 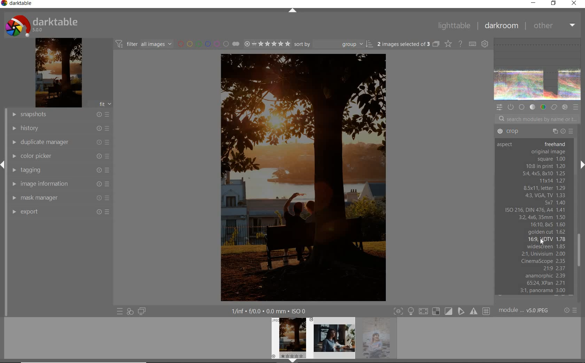 I want to click on ASPECT, so click(x=506, y=145).